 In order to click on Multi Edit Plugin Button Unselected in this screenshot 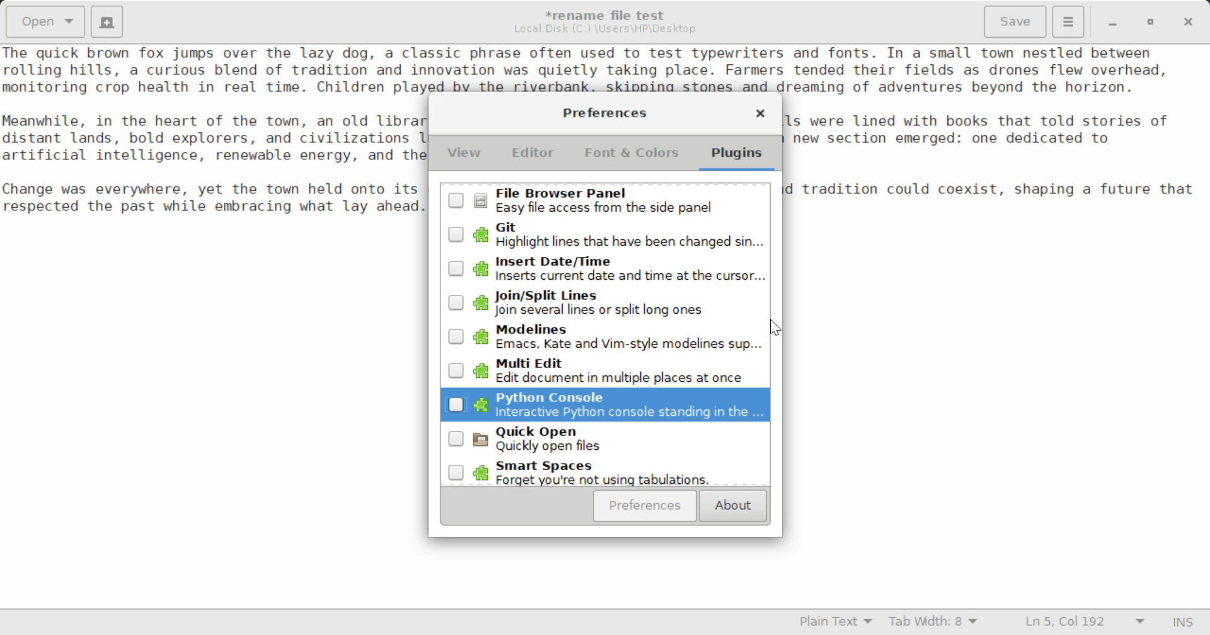, I will do `click(604, 371)`.